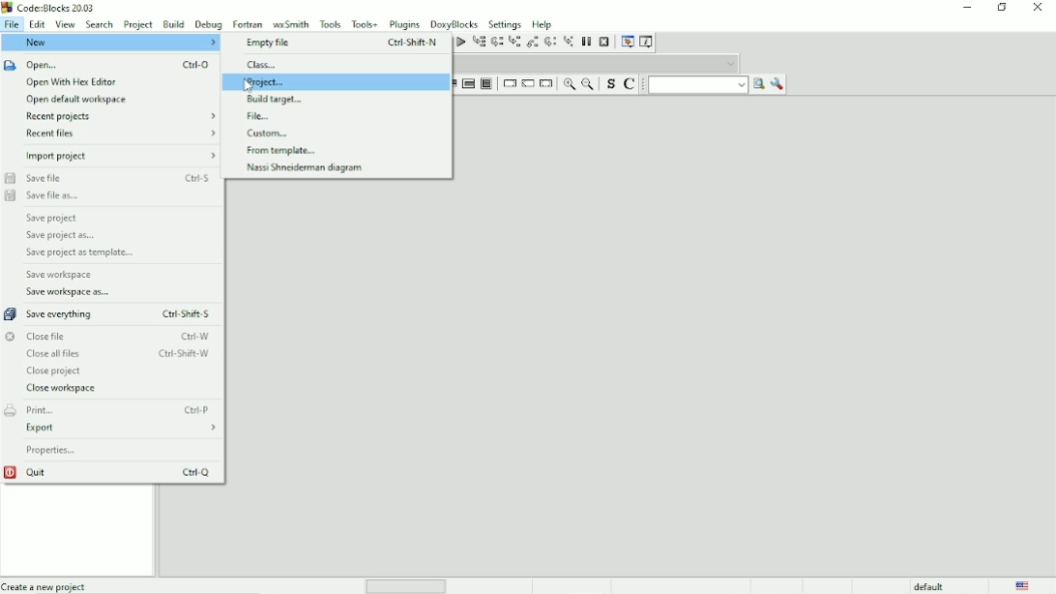  Describe the element at coordinates (279, 99) in the screenshot. I see `Build target` at that location.